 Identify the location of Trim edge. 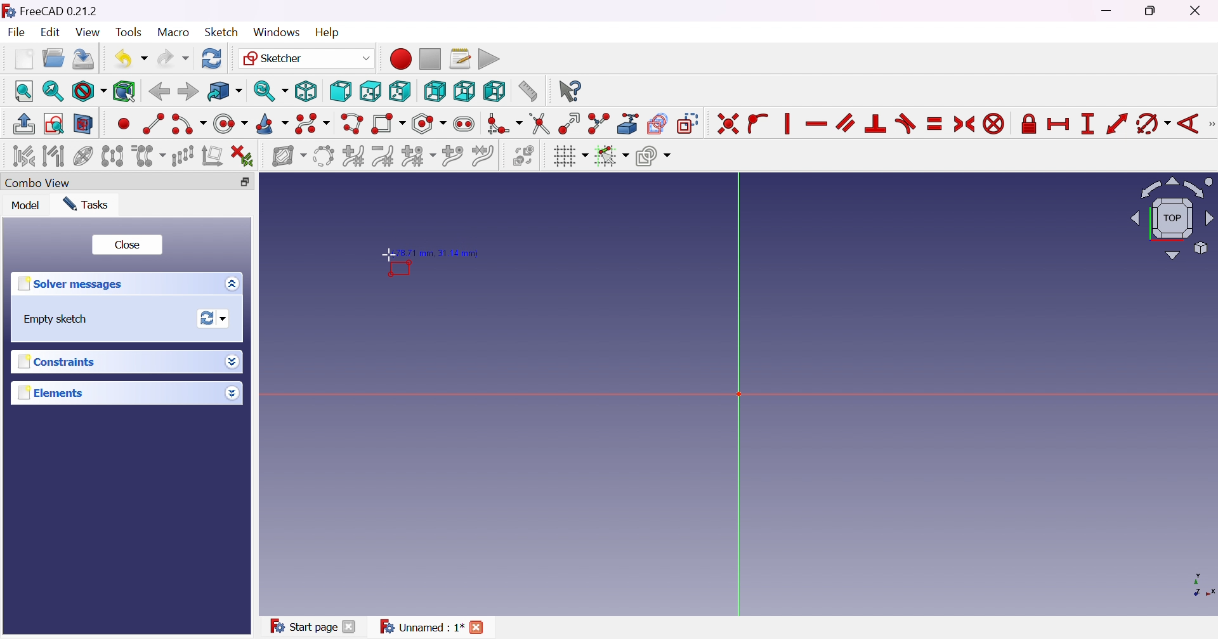
(540, 124).